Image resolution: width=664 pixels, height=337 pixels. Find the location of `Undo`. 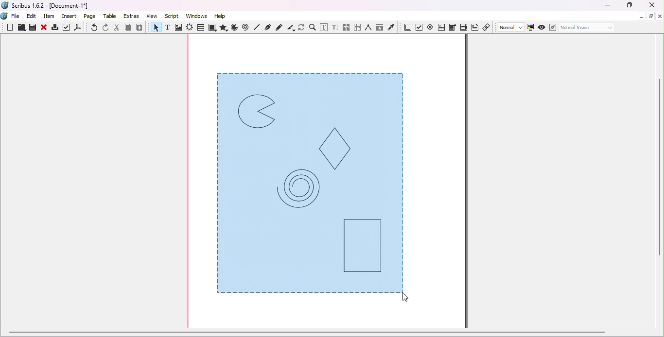

Undo is located at coordinates (95, 28).